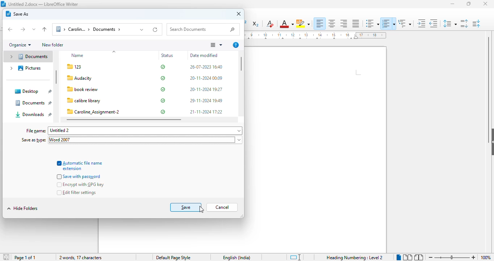  What do you see at coordinates (25, 258) in the screenshot?
I see `page 1 of 1` at bounding box center [25, 258].